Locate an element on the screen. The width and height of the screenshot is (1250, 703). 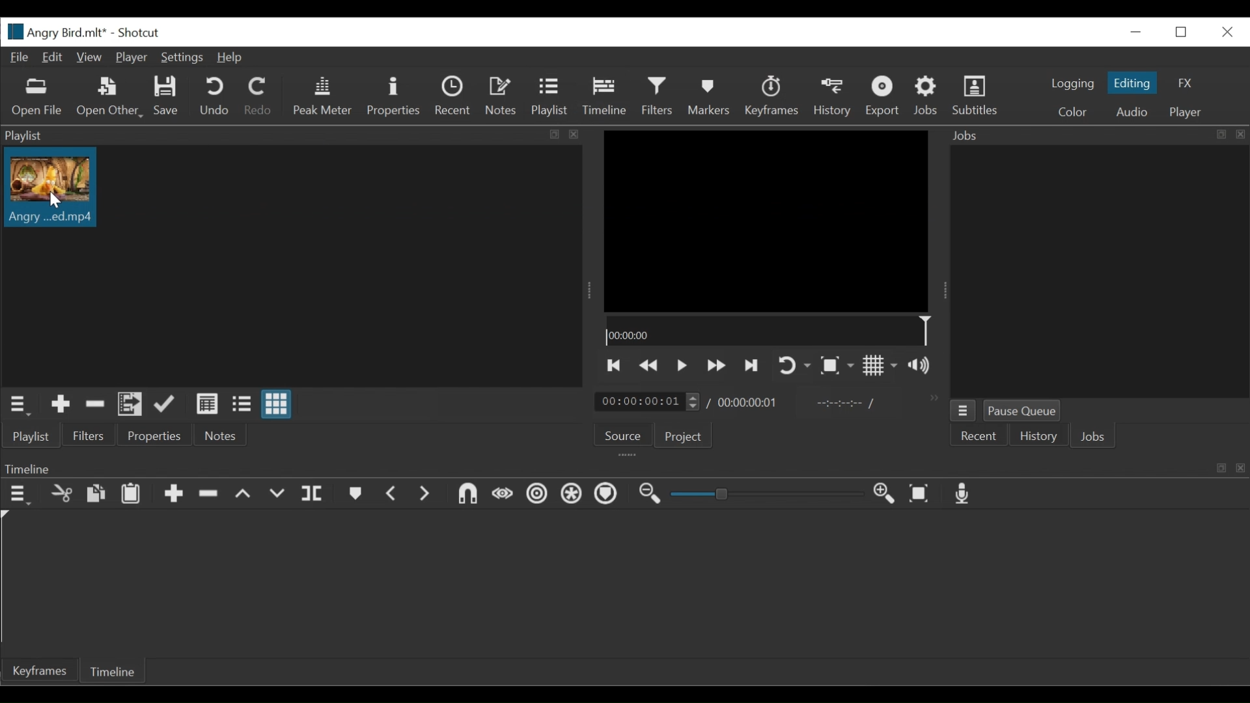
Paste is located at coordinates (130, 494).